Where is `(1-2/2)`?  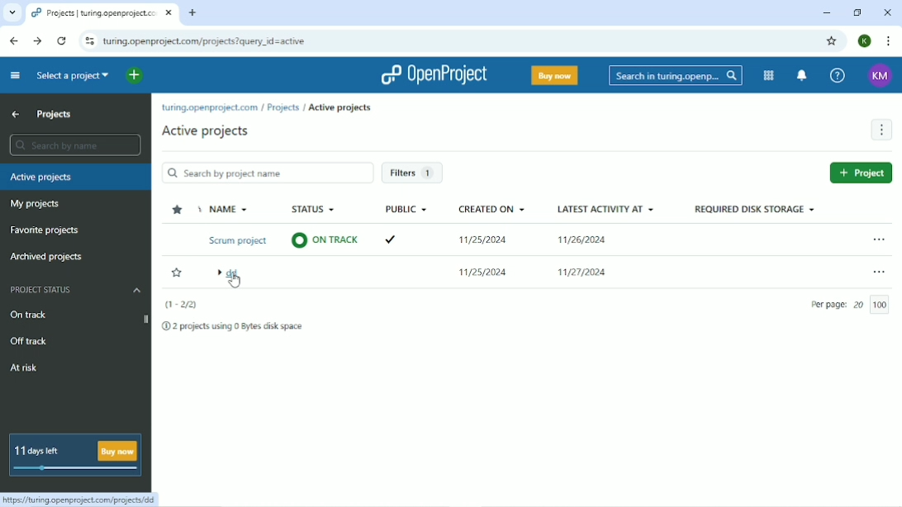 (1-2/2) is located at coordinates (183, 305).